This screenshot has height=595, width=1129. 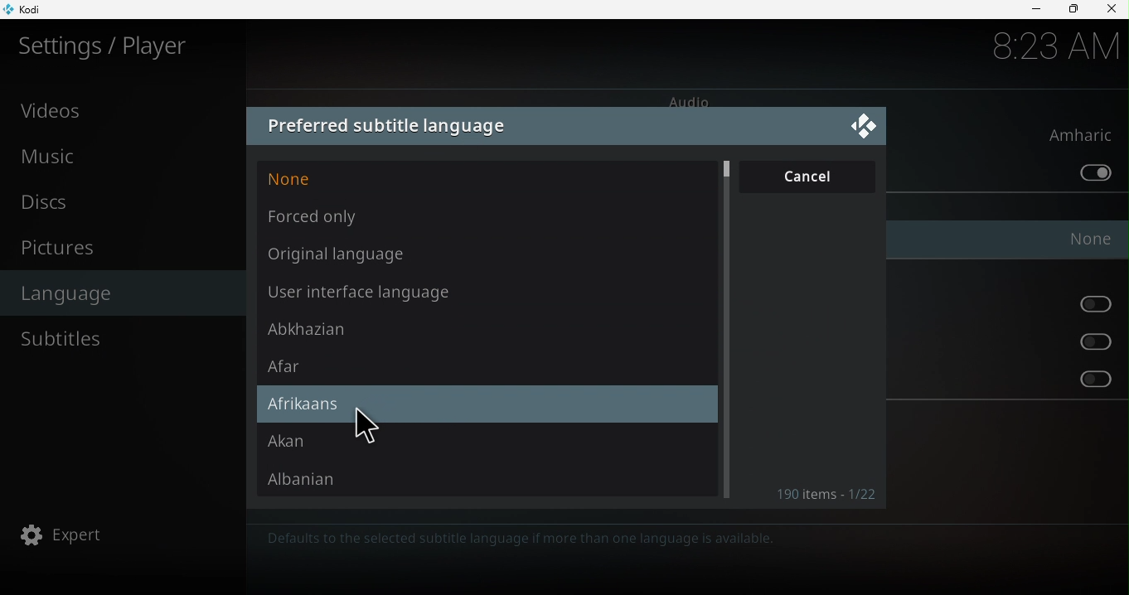 I want to click on Items, so click(x=831, y=496).